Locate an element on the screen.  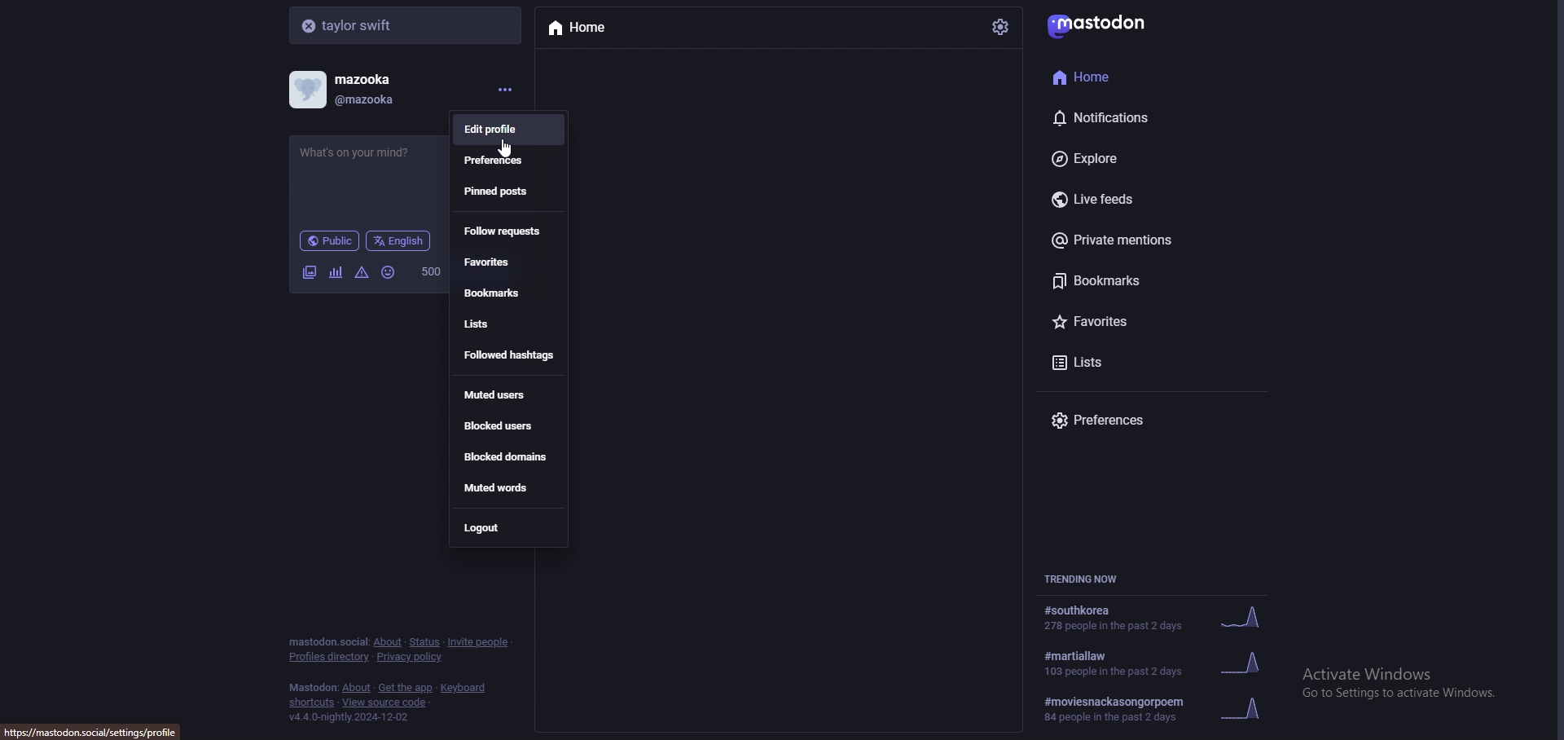
privacy policy is located at coordinates (411, 657).